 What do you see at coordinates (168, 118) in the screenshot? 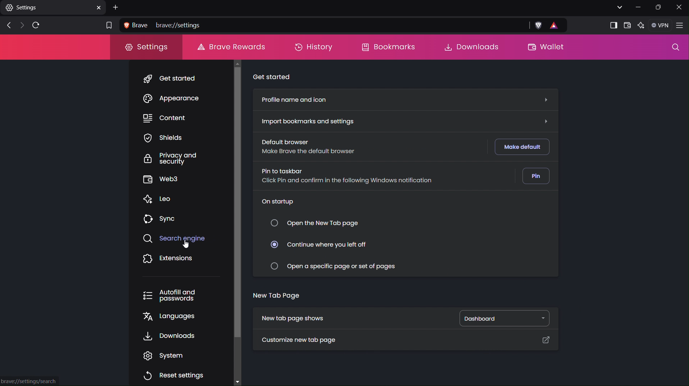
I see `Content` at bounding box center [168, 118].